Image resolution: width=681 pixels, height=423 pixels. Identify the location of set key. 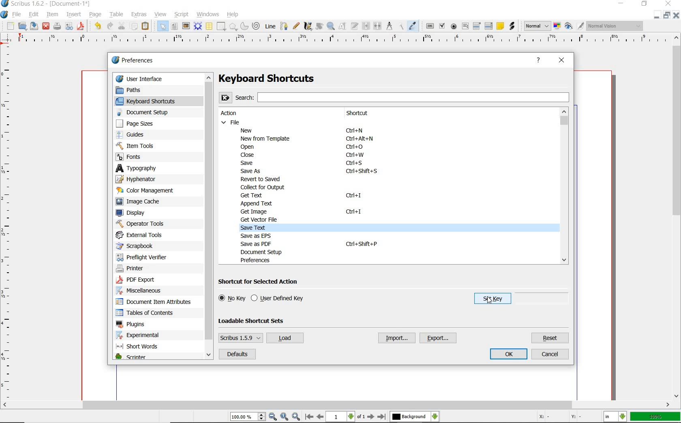
(488, 300).